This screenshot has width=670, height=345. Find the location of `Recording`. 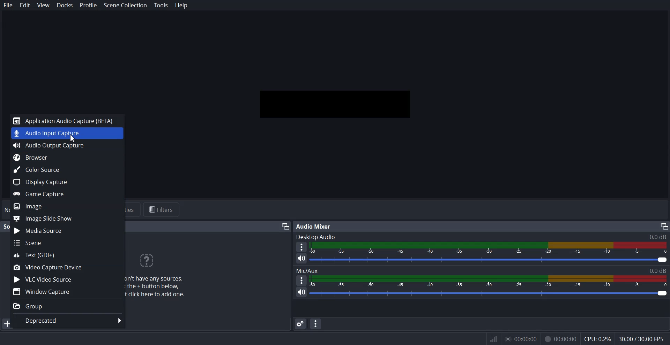

Recording is located at coordinates (560, 339).